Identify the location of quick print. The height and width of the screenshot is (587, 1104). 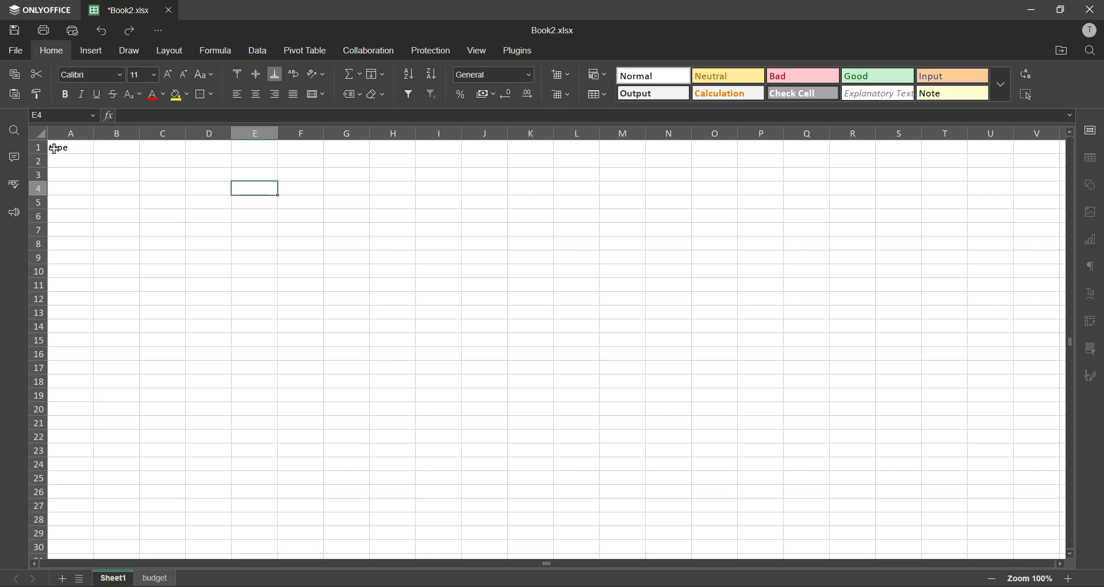
(75, 31).